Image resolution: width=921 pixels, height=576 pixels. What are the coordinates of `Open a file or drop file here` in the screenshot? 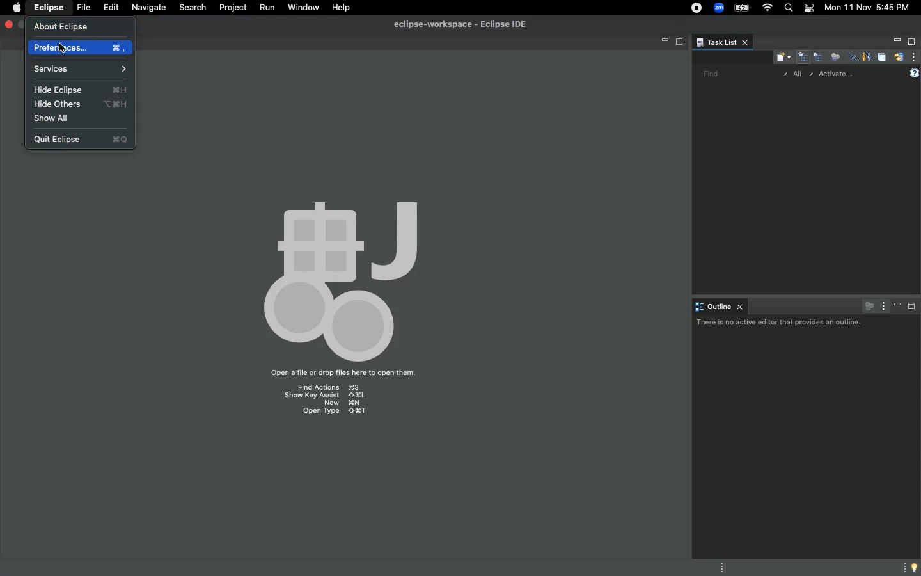 It's located at (354, 372).